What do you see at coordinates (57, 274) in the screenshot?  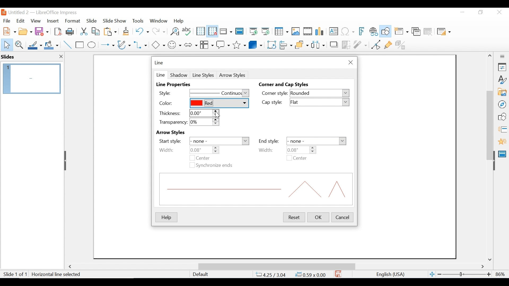 I see `Horizontal line Selected` at bounding box center [57, 274].